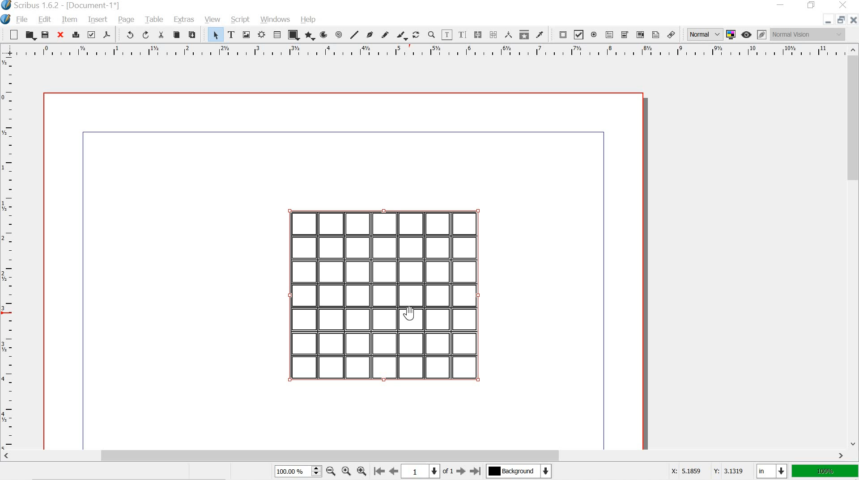 This screenshot has width=859, height=480. Describe the element at coordinates (128, 34) in the screenshot. I see `undo` at that location.